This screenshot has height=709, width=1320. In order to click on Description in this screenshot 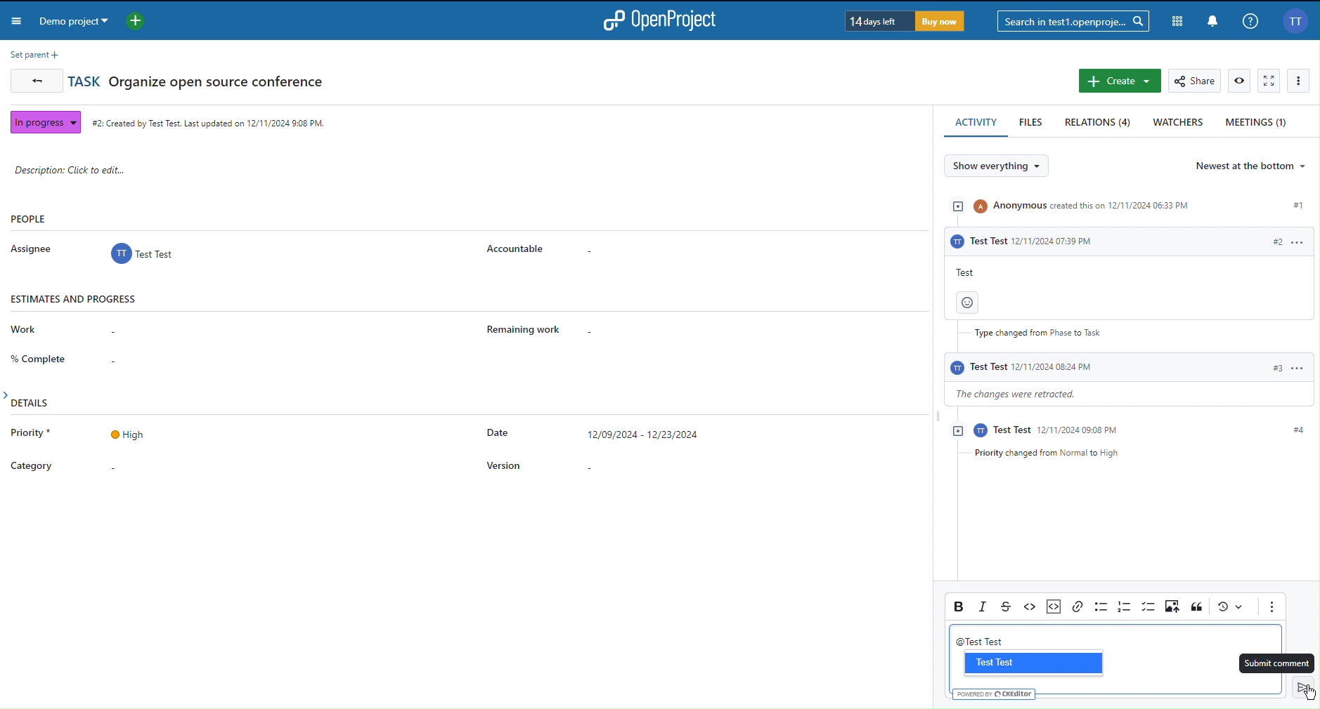, I will do `click(84, 170)`.